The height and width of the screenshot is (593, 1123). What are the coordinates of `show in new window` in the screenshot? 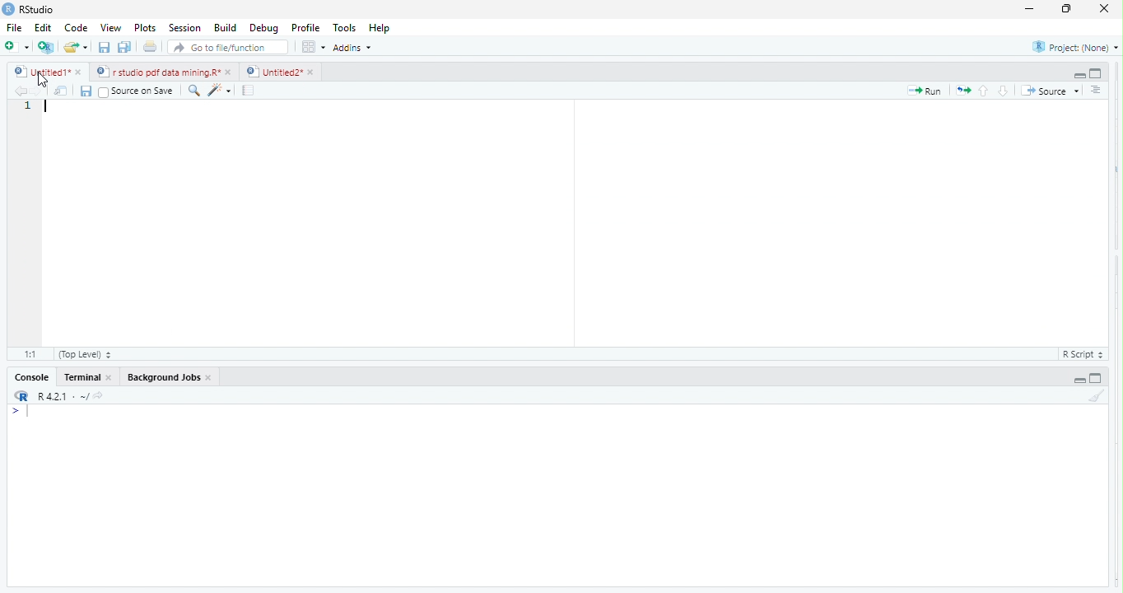 It's located at (62, 92).